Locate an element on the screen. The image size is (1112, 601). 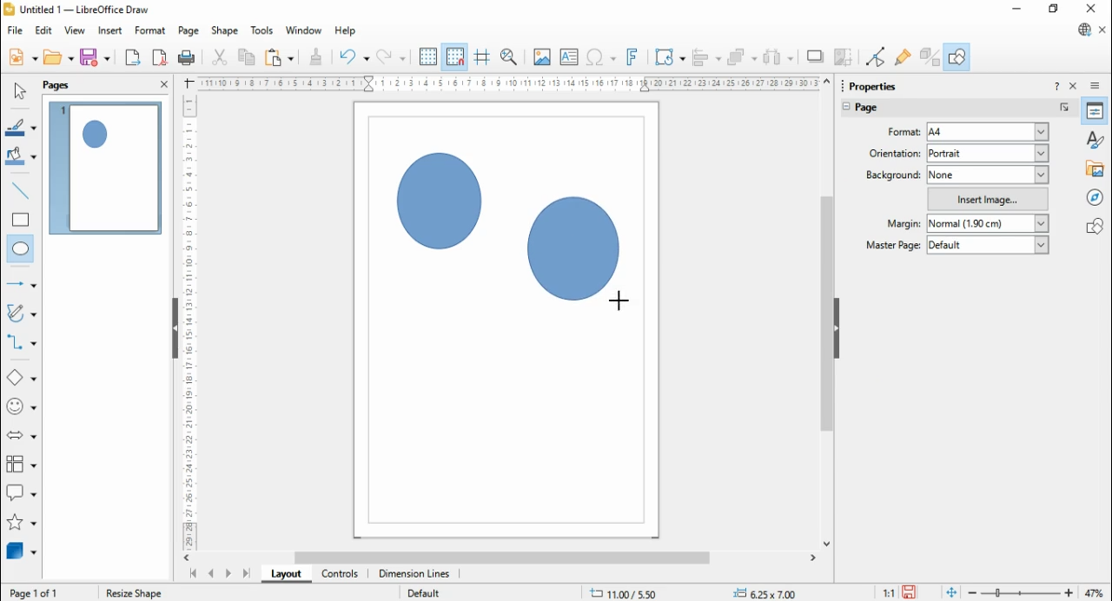
show draw functions is located at coordinates (956, 56).